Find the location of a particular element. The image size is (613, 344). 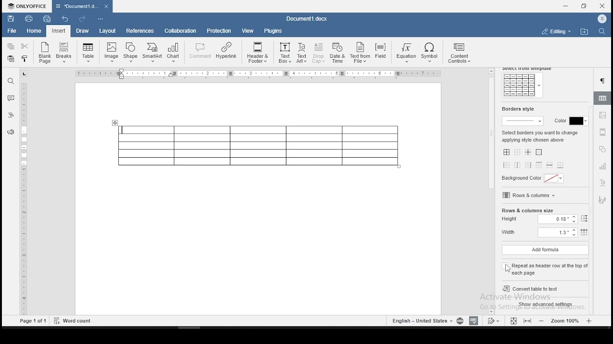

Date & Time is located at coordinates (338, 53).